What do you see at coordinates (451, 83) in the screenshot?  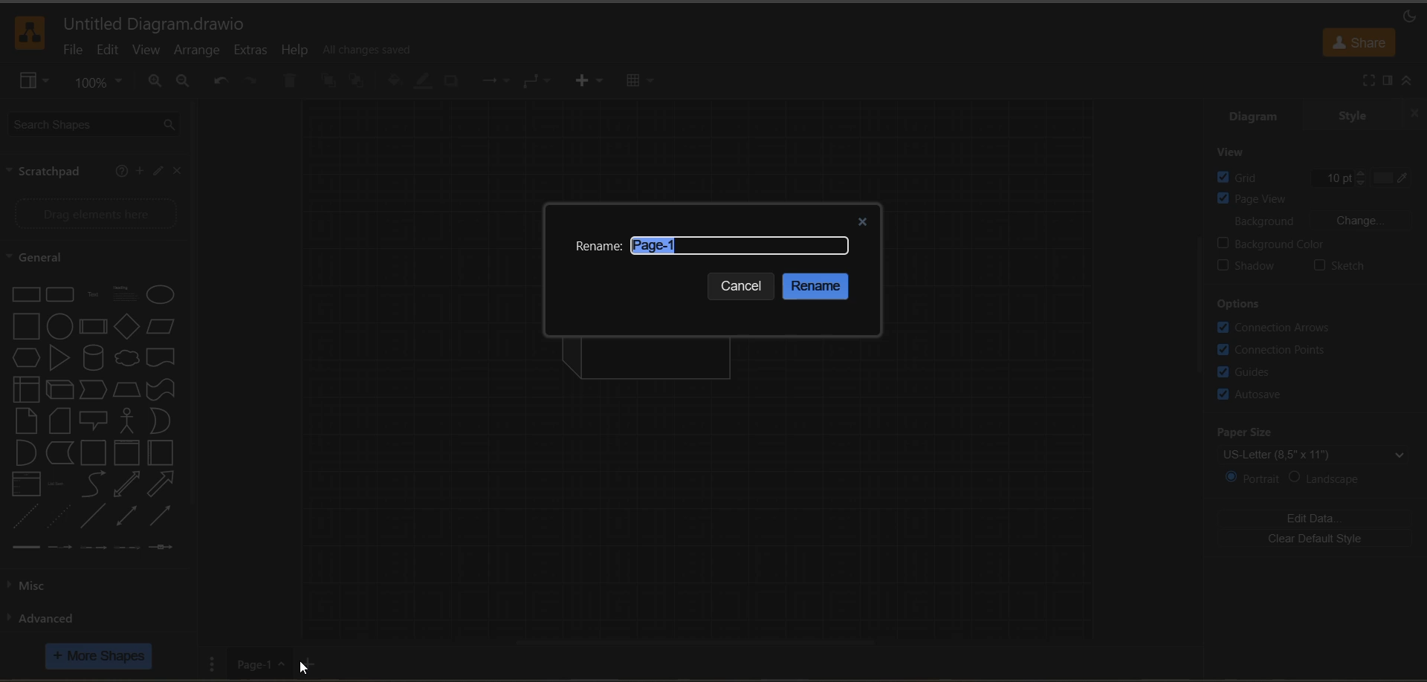 I see `shadow` at bounding box center [451, 83].